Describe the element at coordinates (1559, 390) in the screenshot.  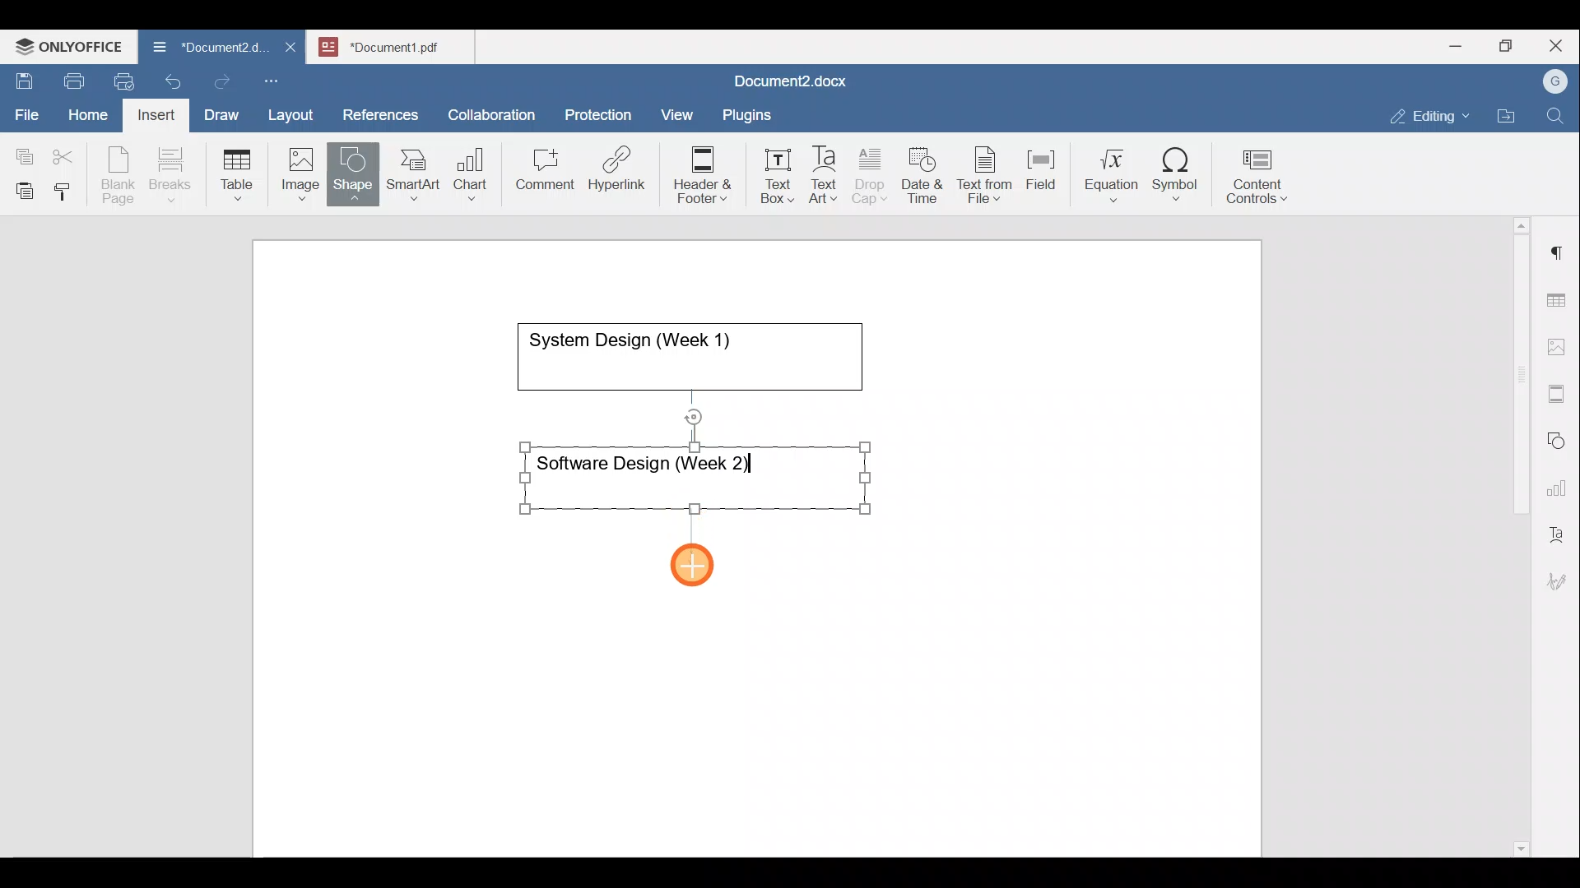
I see `Headers & footers` at that location.